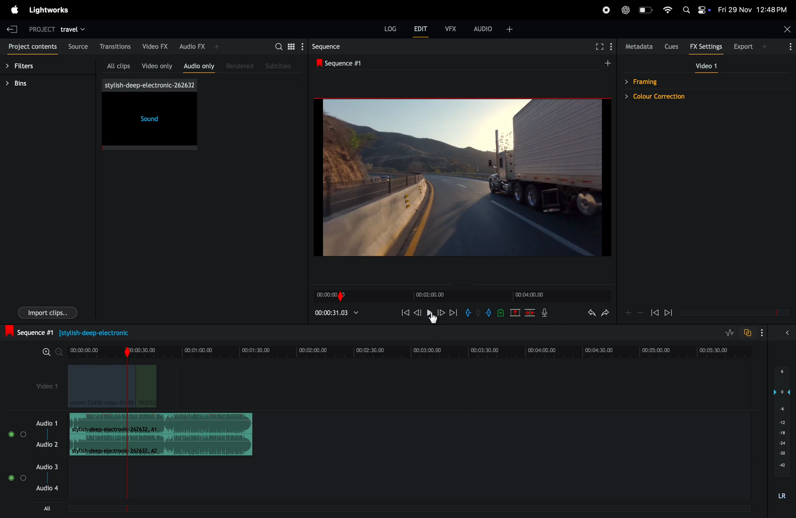 Image resolution: width=796 pixels, height=518 pixels. I want to click on add, so click(603, 63).